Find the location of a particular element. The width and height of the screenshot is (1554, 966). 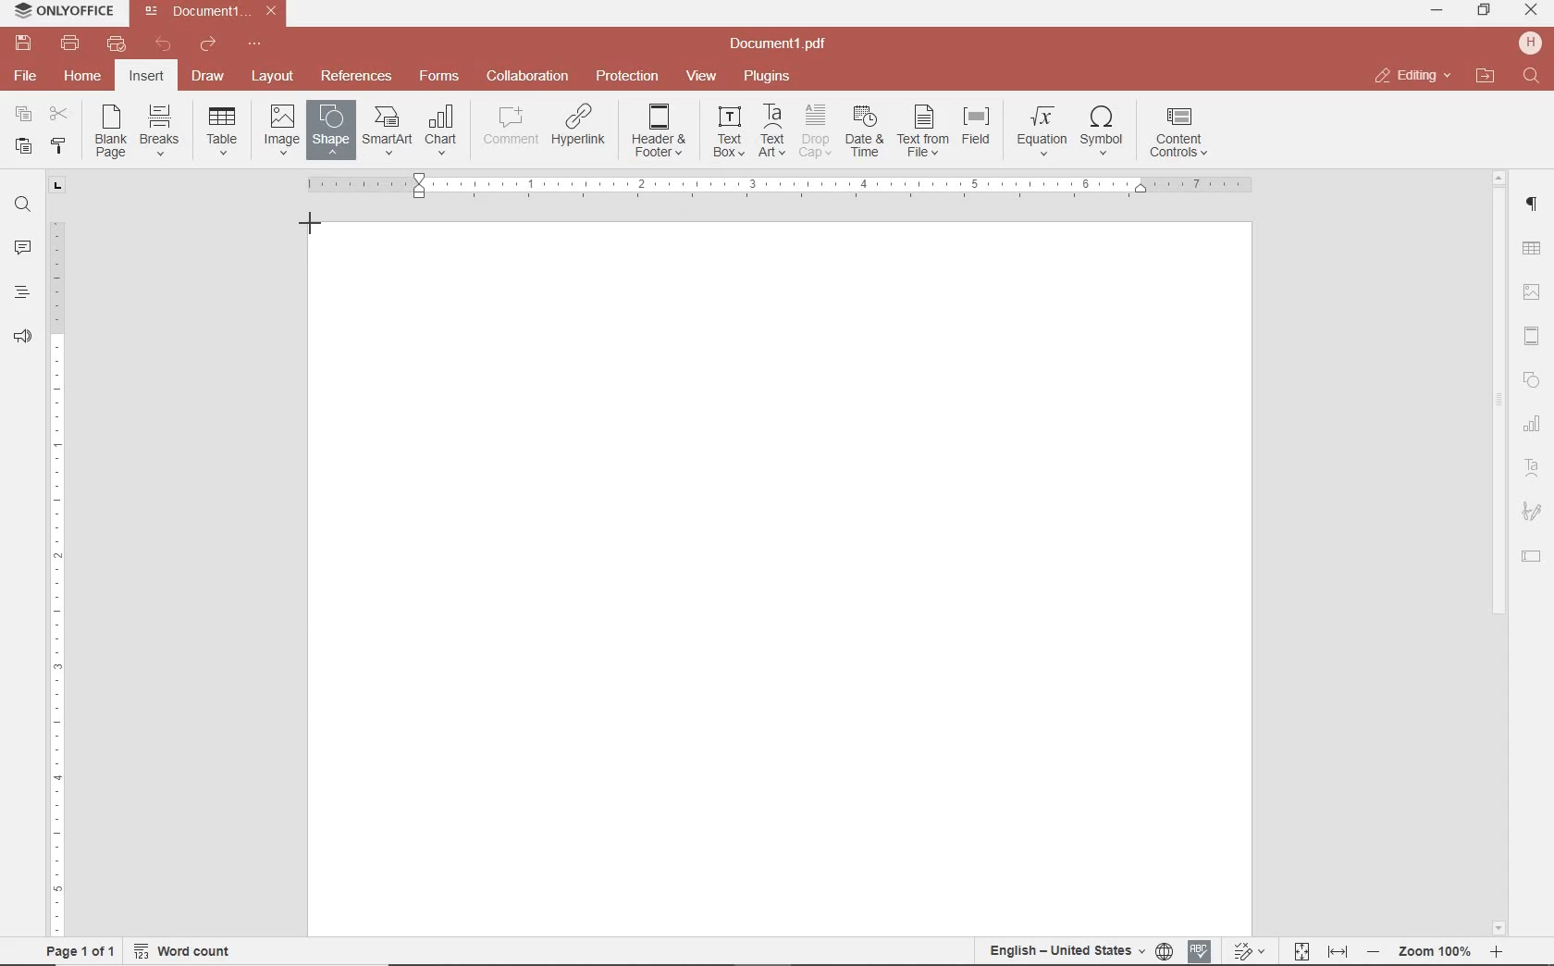

page 1 of 1 is located at coordinates (77, 949).